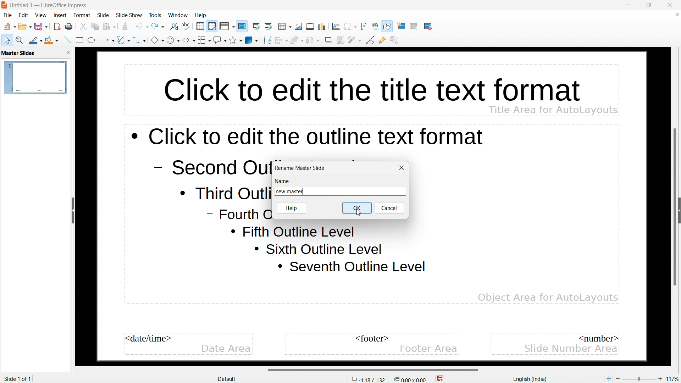 The height and width of the screenshot is (383, 681). I want to click on start from the first slide, so click(257, 27).